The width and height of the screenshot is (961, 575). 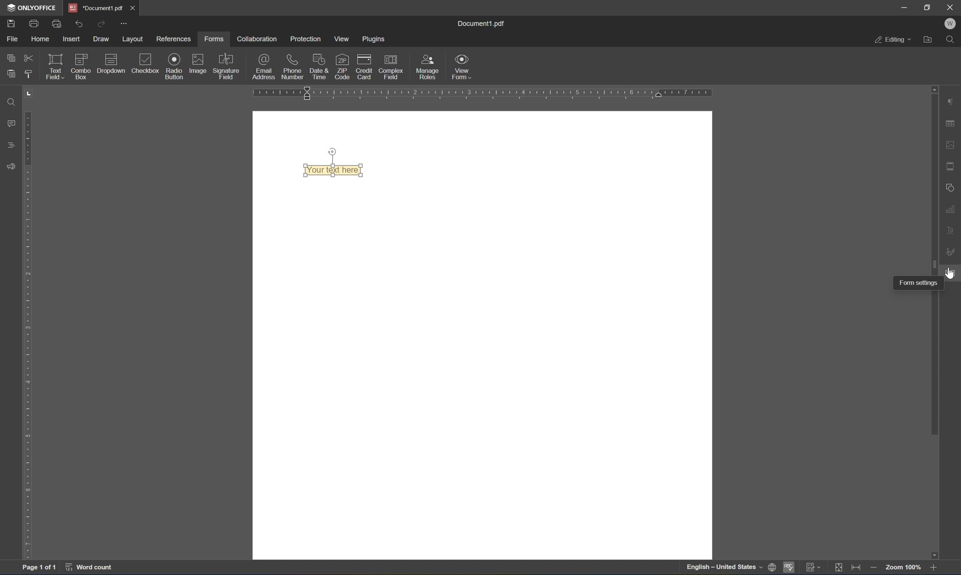 I want to click on text box, so click(x=335, y=169).